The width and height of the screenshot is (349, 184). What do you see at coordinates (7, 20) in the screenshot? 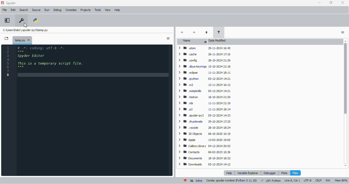
I see `maximize current pane` at bounding box center [7, 20].